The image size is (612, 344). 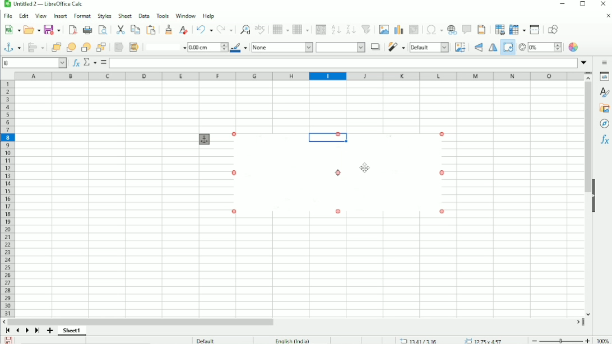 I want to click on Window, so click(x=186, y=15).